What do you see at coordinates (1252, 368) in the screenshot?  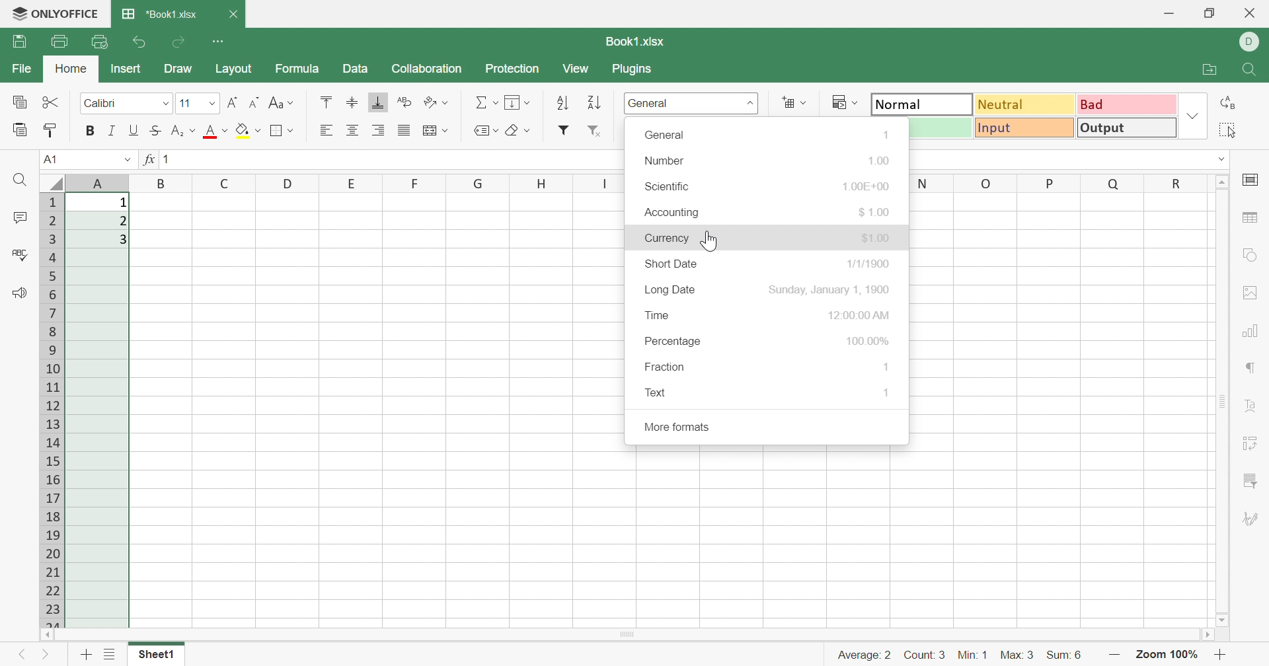 I see `Paragraph settings` at bounding box center [1252, 368].